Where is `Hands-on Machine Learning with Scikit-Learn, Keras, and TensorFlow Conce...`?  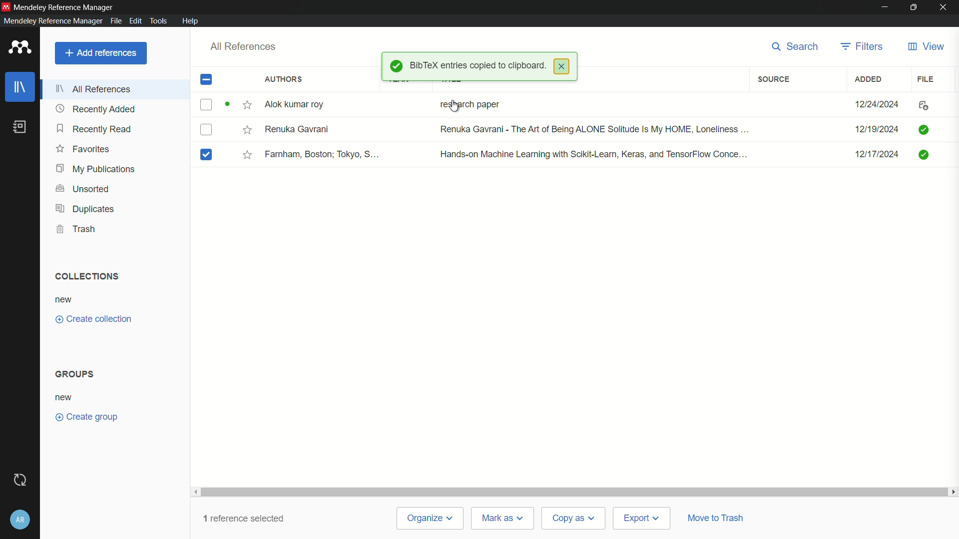
Hands-on Machine Learning with Scikit-Learn, Keras, and TensorFlow Conce... is located at coordinates (594, 153).